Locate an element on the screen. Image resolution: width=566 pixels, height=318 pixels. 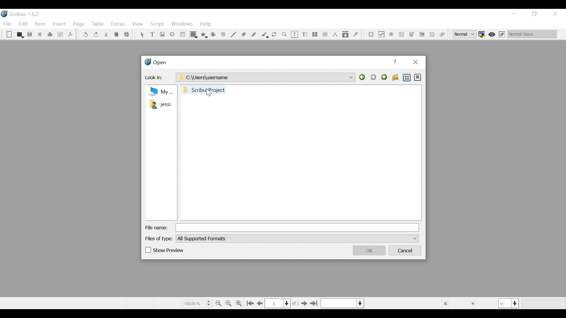
File Name Field is located at coordinates (298, 227).